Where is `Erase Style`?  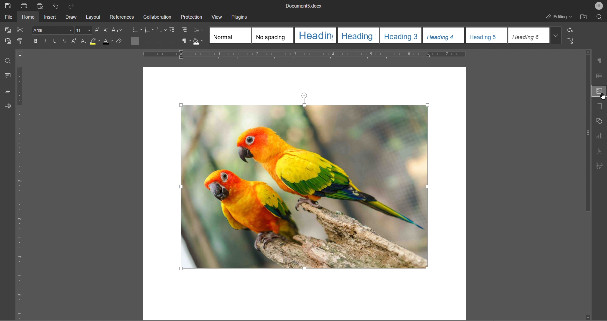 Erase Style is located at coordinates (123, 43).